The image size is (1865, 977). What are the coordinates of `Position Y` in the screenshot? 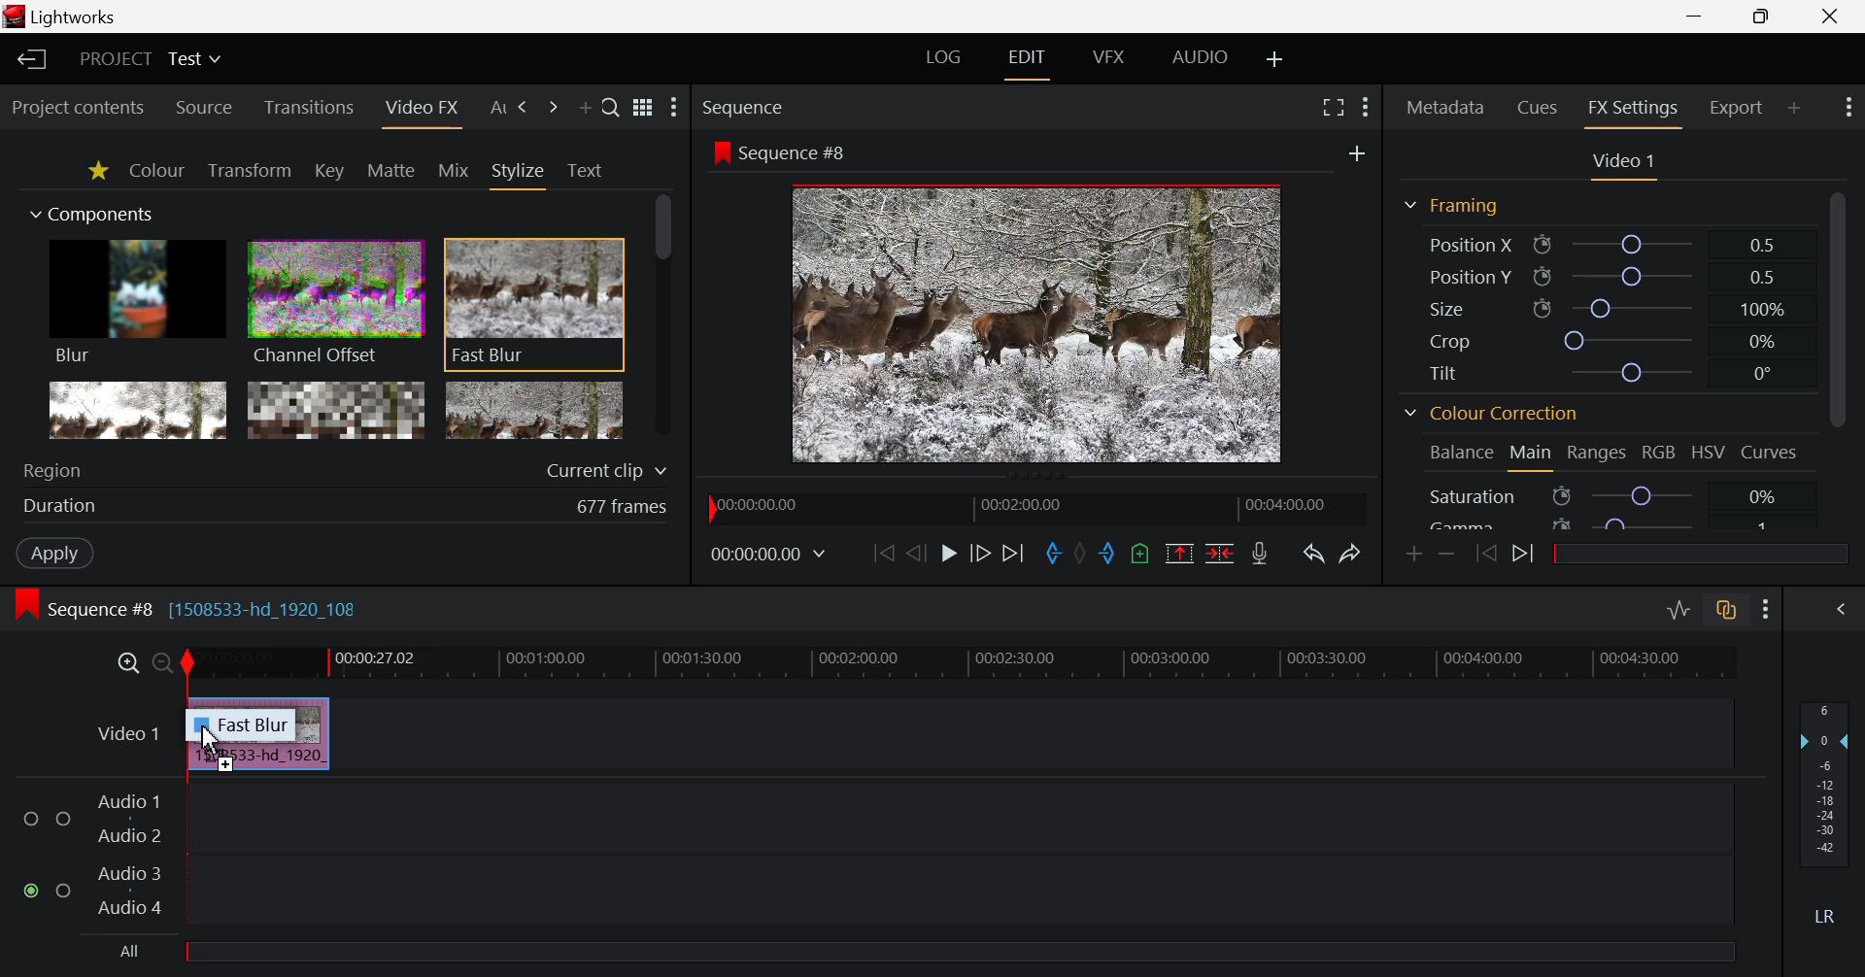 It's located at (1609, 276).